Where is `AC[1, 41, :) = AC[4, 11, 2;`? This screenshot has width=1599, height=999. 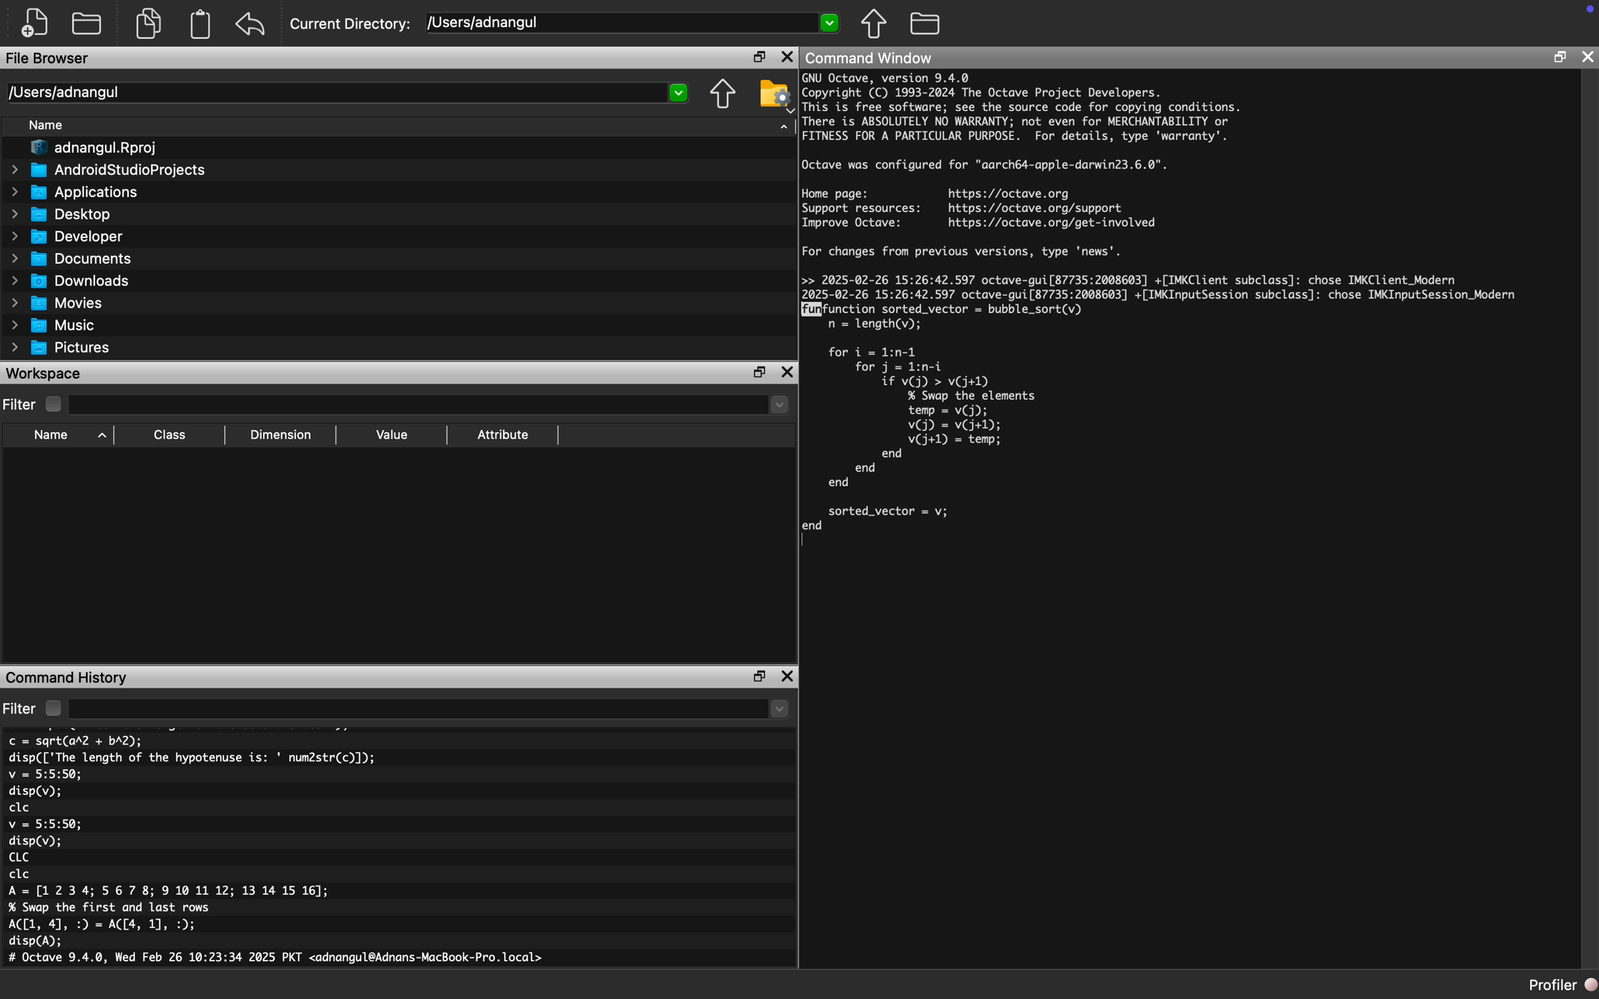
AC[1, 41, :) = AC[4, 11, 2; is located at coordinates (105, 925).